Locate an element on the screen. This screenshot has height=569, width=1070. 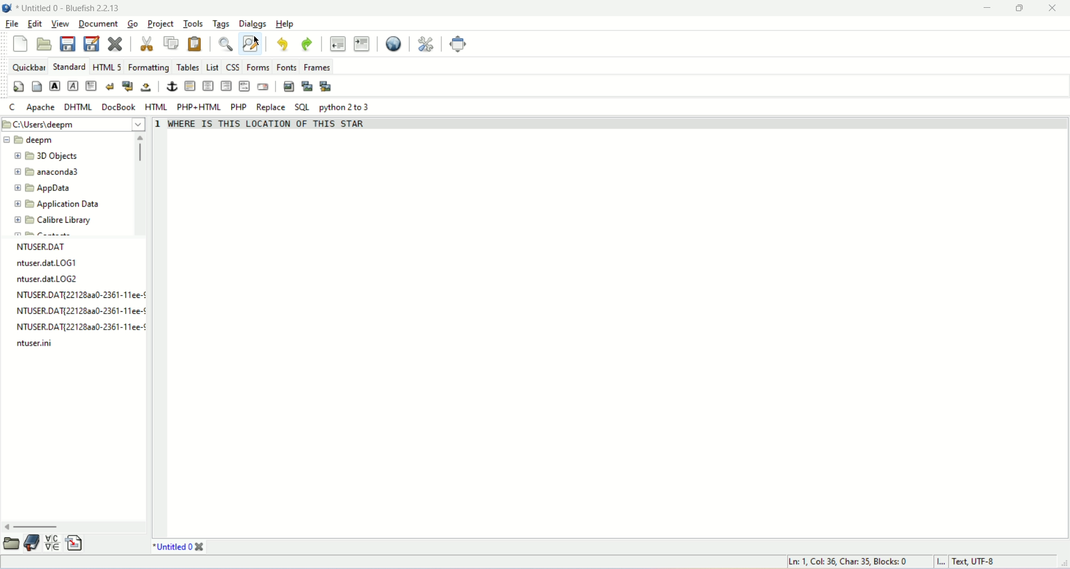
dialogs is located at coordinates (252, 23).